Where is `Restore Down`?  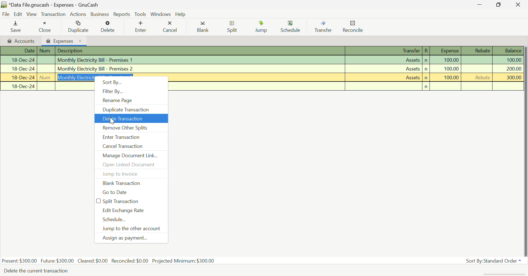
Restore Down is located at coordinates (479, 4).